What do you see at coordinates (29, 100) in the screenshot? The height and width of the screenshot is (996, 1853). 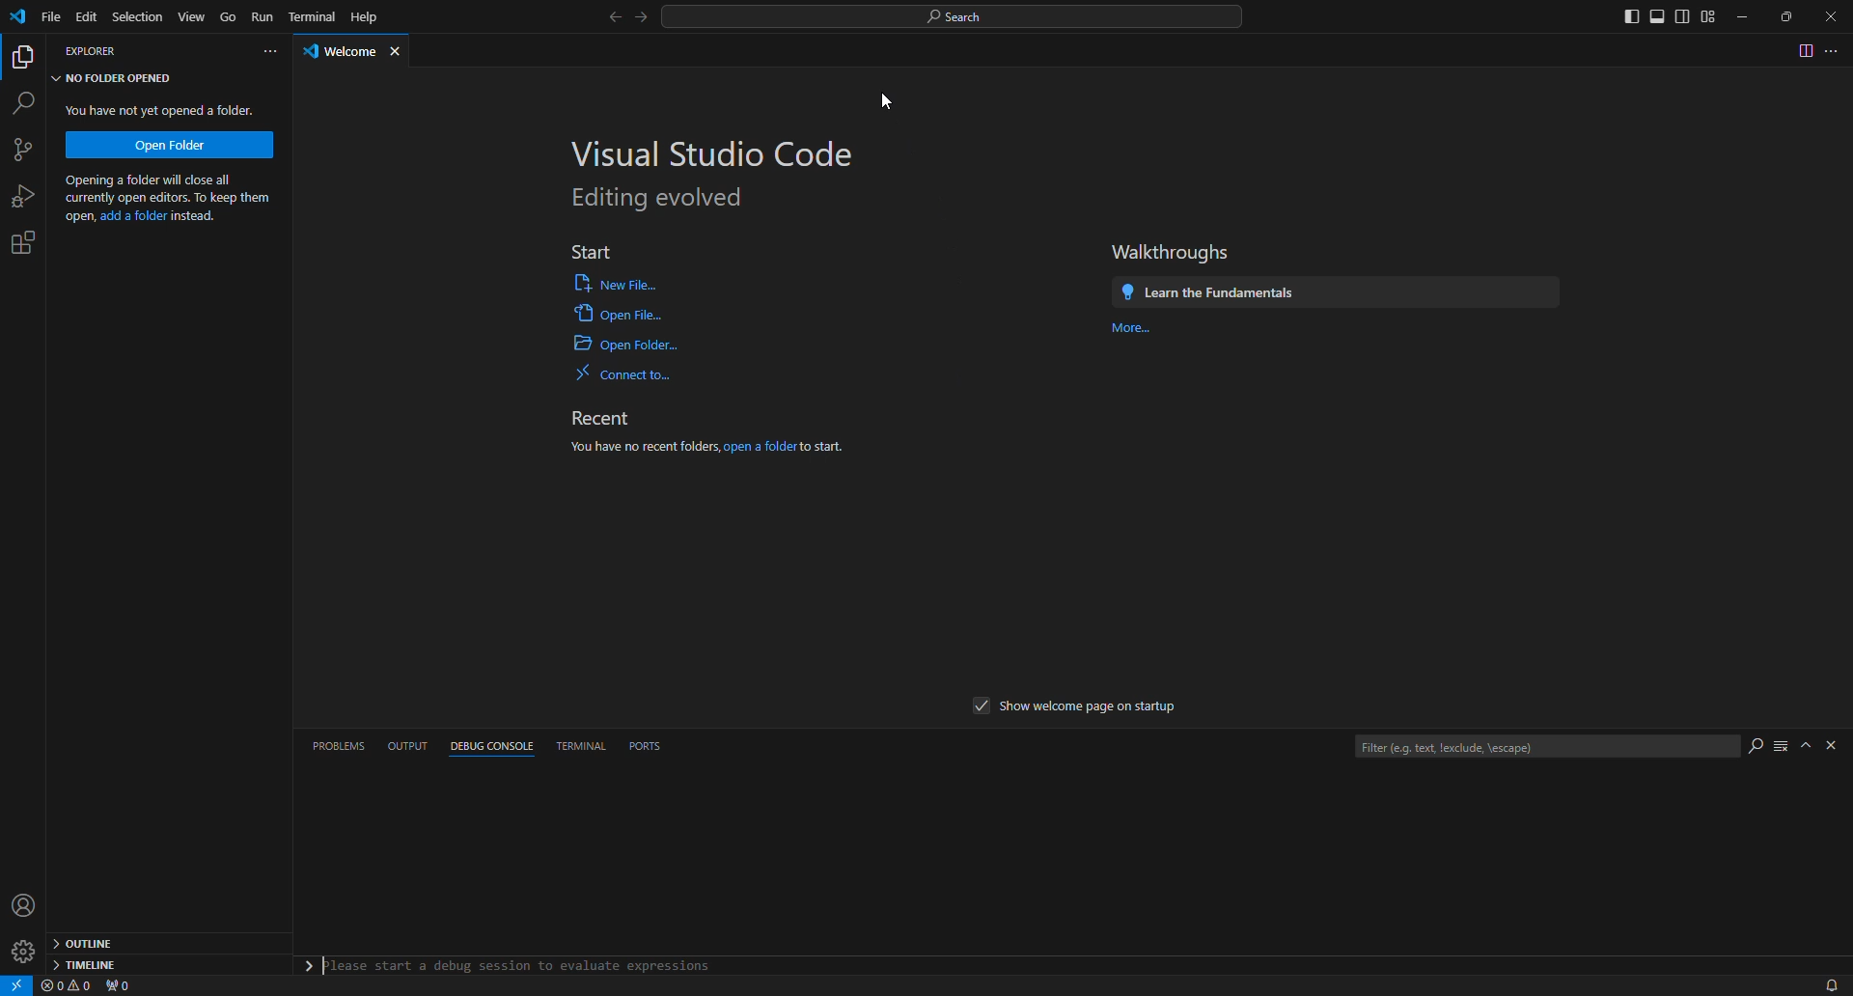 I see `find` at bounding box center [29, 100].